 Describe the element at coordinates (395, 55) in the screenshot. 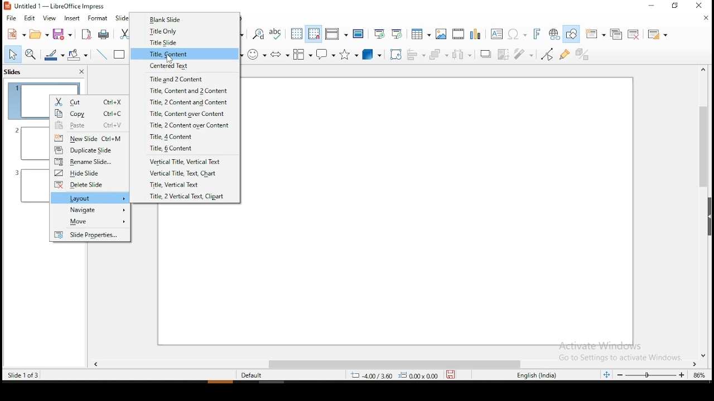

I see `rotate` at that location.